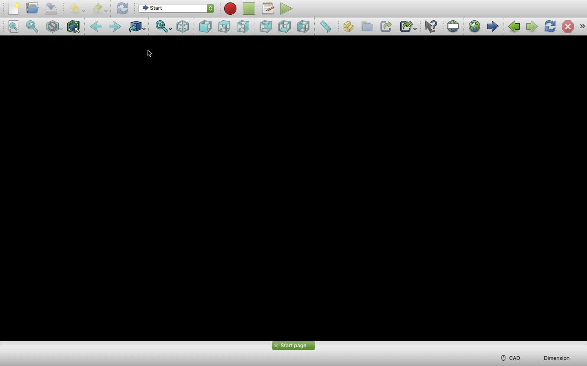 The width and height of the screenshot is (587, 366). I want to click on Right, so click(304, 26).